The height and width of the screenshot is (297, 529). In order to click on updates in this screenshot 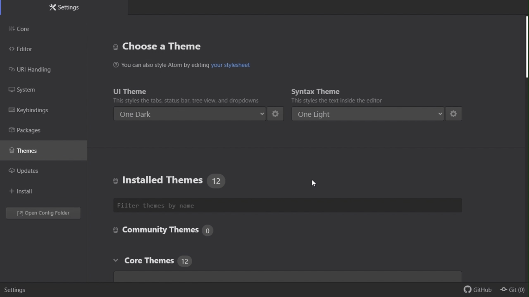, I will do `click(33, 173)`.